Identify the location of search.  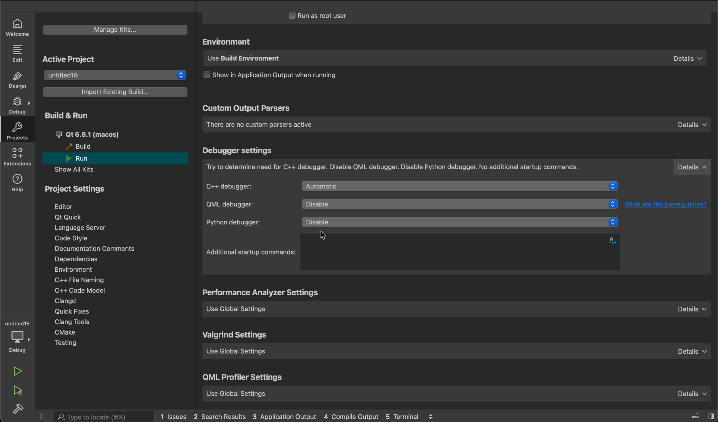
(104, 417).